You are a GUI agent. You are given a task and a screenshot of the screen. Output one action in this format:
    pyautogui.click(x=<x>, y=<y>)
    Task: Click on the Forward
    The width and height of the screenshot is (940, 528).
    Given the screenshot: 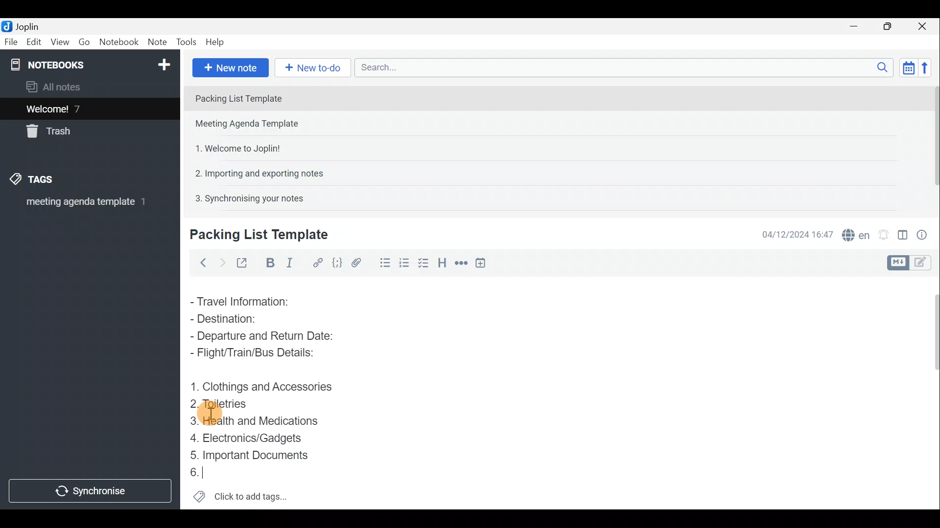 What is the action you would take?
    pyautogui.click(x=220, y=262)
    